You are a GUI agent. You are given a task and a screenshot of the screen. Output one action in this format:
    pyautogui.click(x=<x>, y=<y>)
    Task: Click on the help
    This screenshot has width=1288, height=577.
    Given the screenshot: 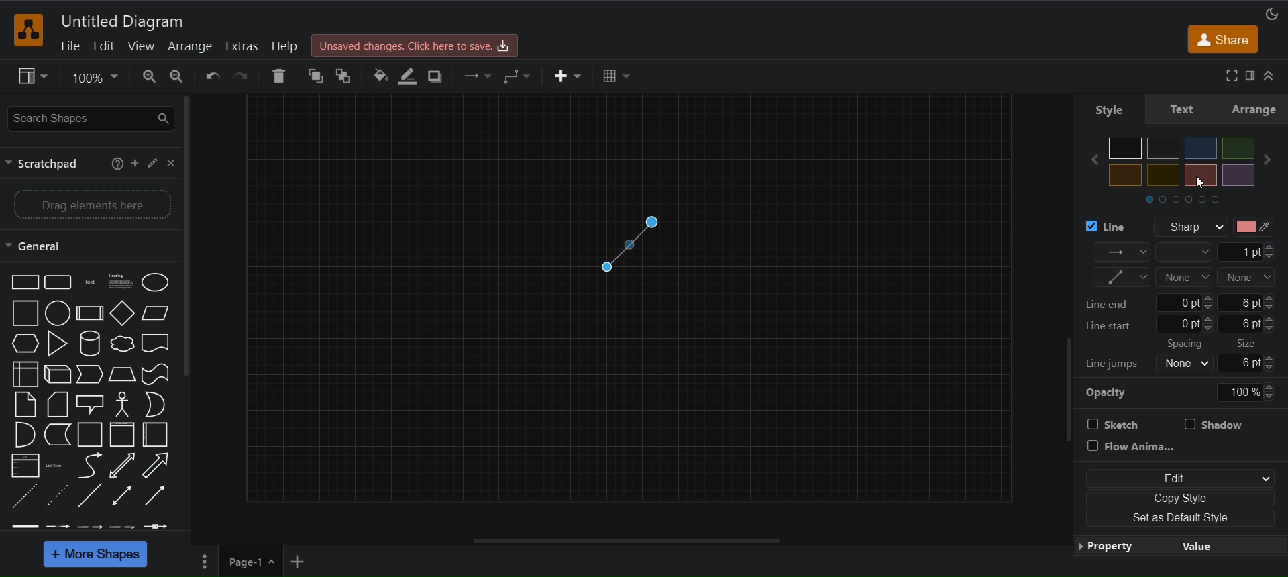 What is the action you would take?
    pyautogui.click(x=114, y=164)
    